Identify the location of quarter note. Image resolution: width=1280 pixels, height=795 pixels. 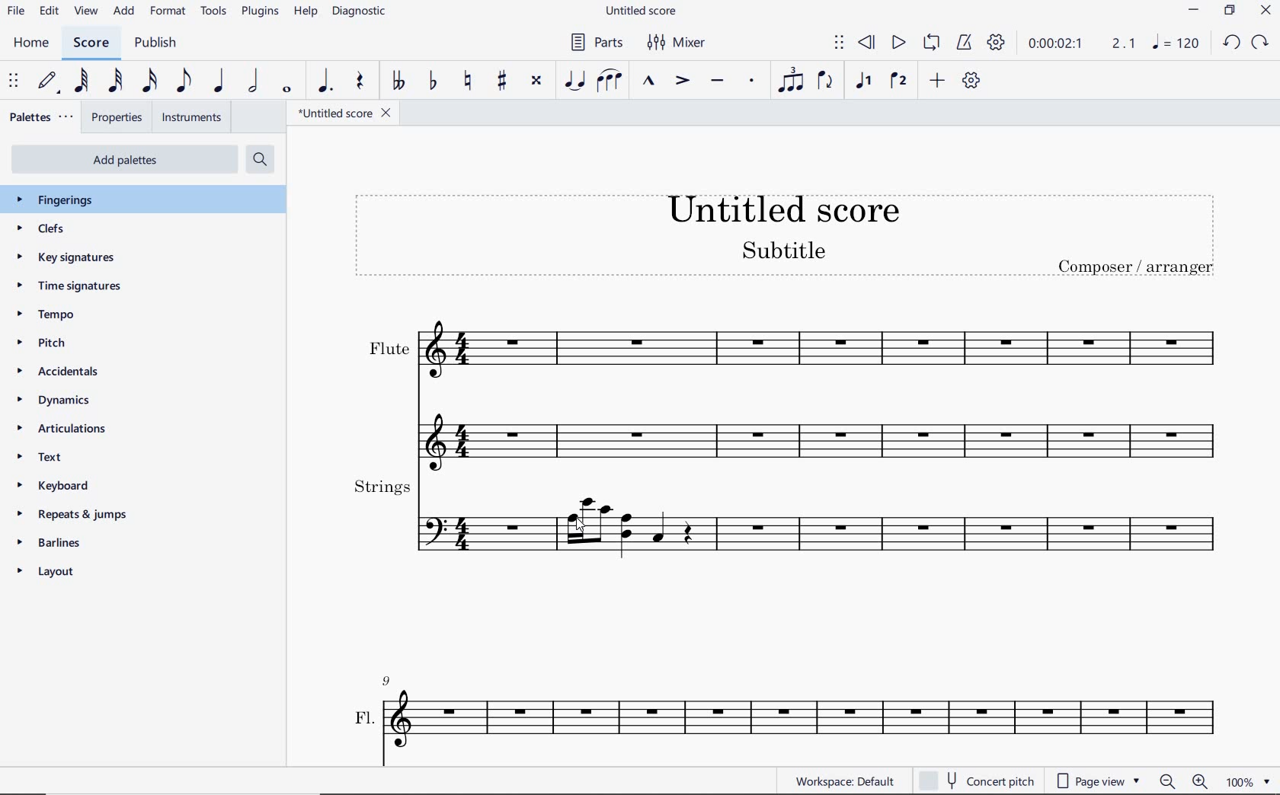
(221, 81).